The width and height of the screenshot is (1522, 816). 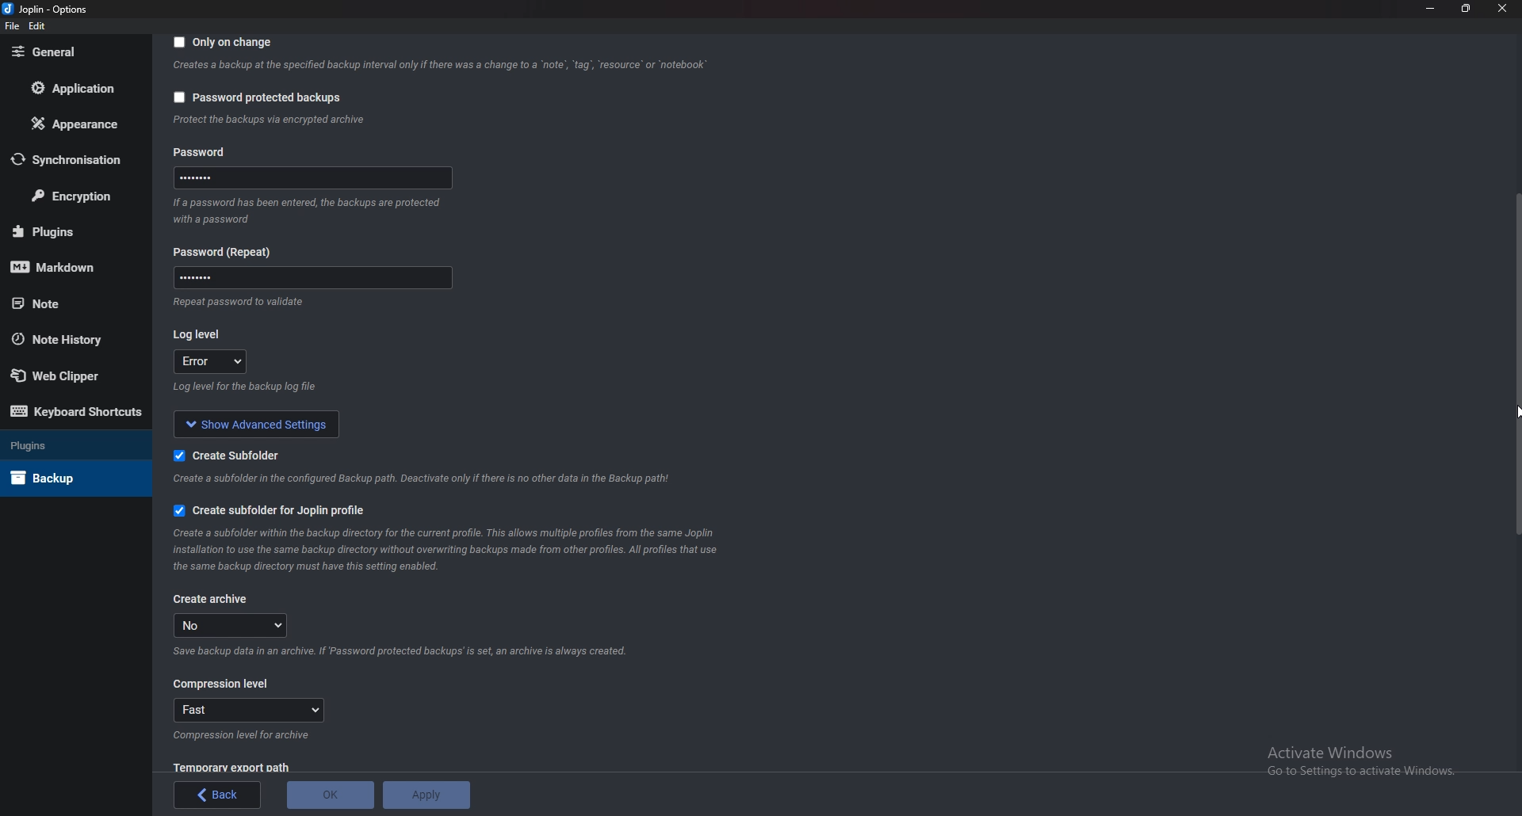 What do you see at coordinates (424, 479) in the screenshot?
I see `Info on subfolderf` at bounding box center [424, 479].